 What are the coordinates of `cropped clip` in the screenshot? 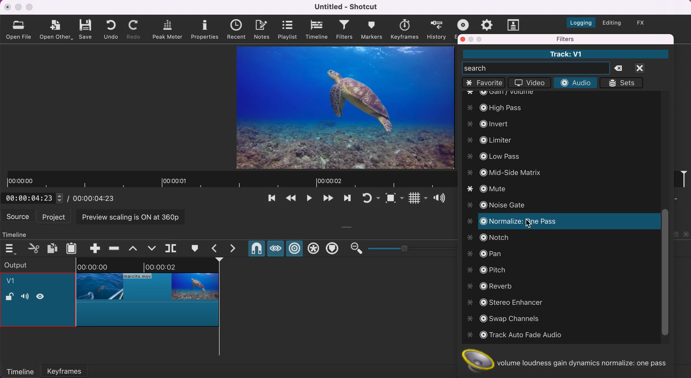 It's located at (148, 296).